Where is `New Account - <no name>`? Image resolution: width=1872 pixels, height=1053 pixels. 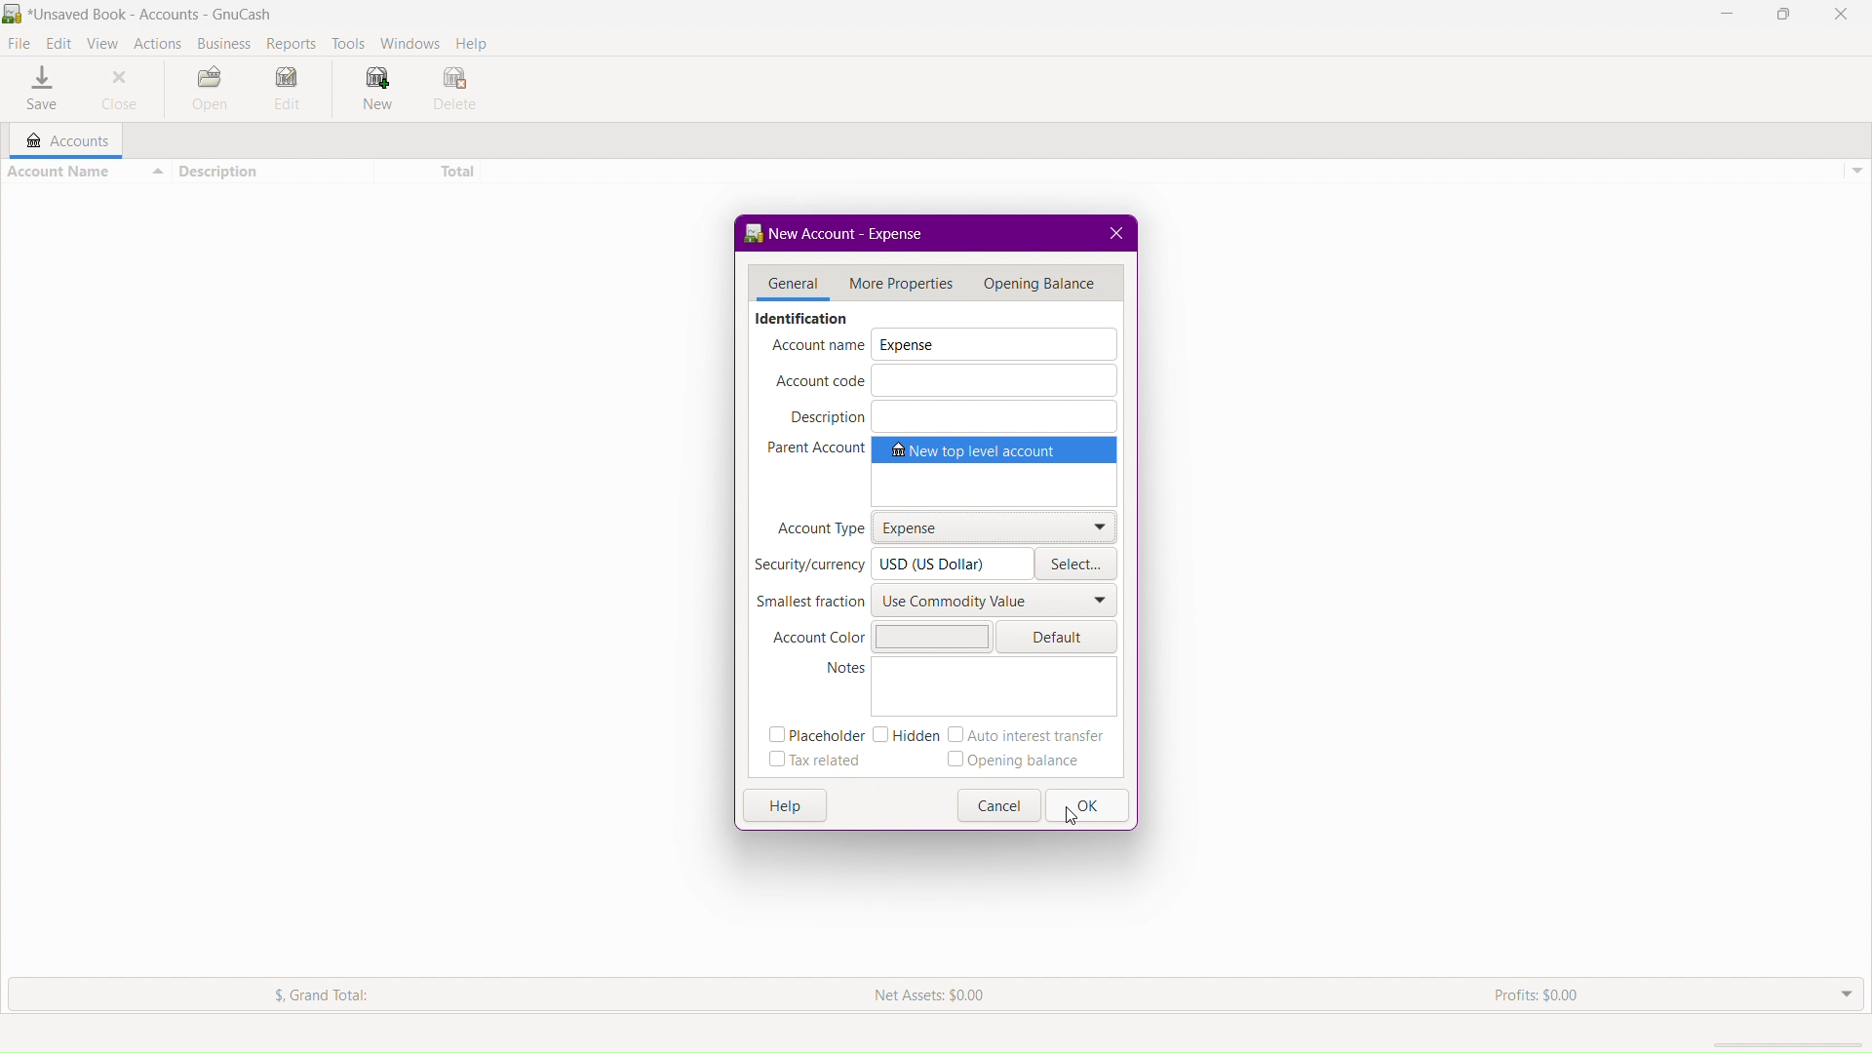
New Account - <no name> is located at coordinates (858, 232).